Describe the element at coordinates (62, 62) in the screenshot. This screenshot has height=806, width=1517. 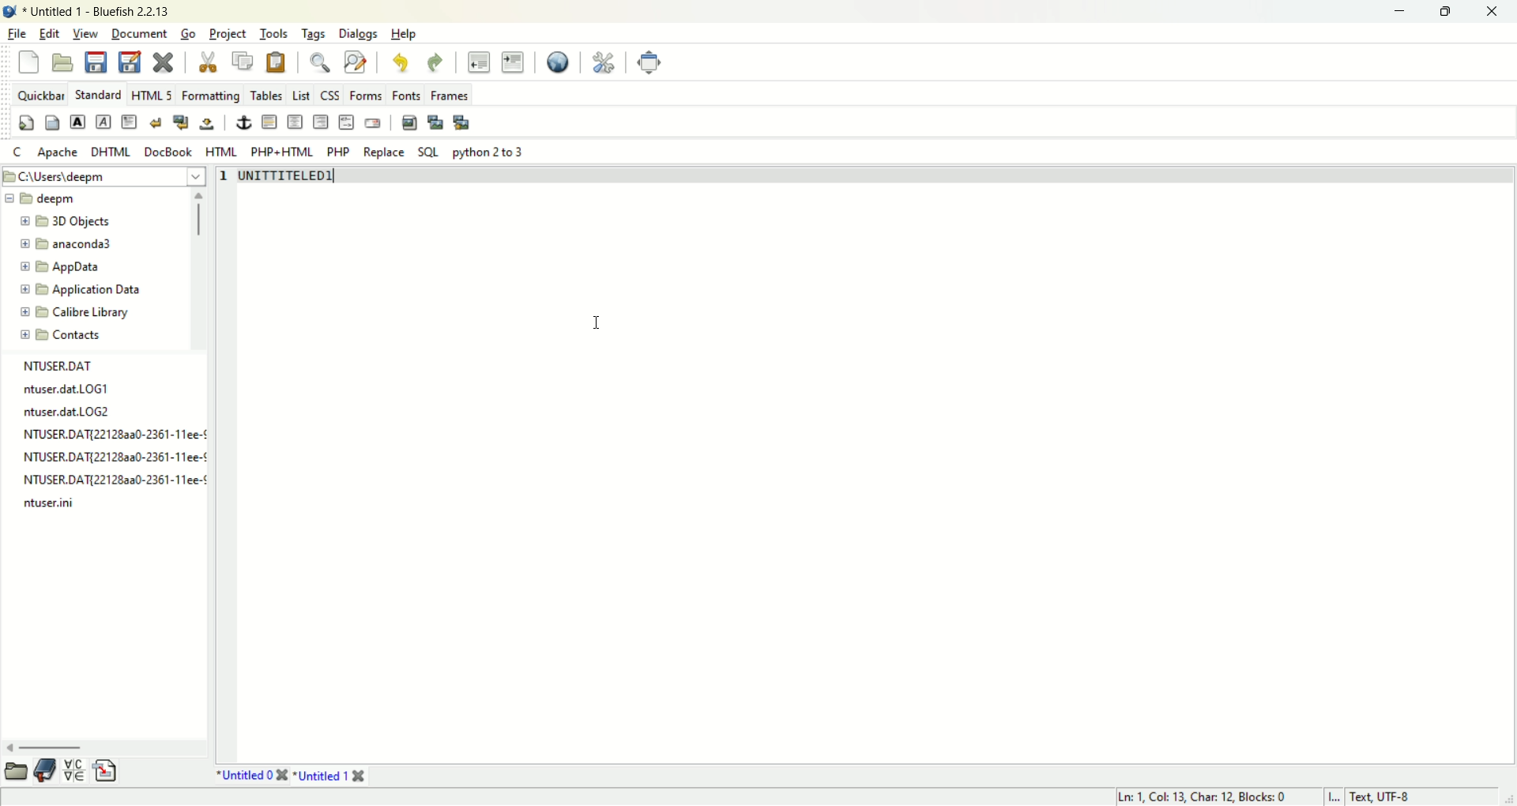
I see `open` at that location.